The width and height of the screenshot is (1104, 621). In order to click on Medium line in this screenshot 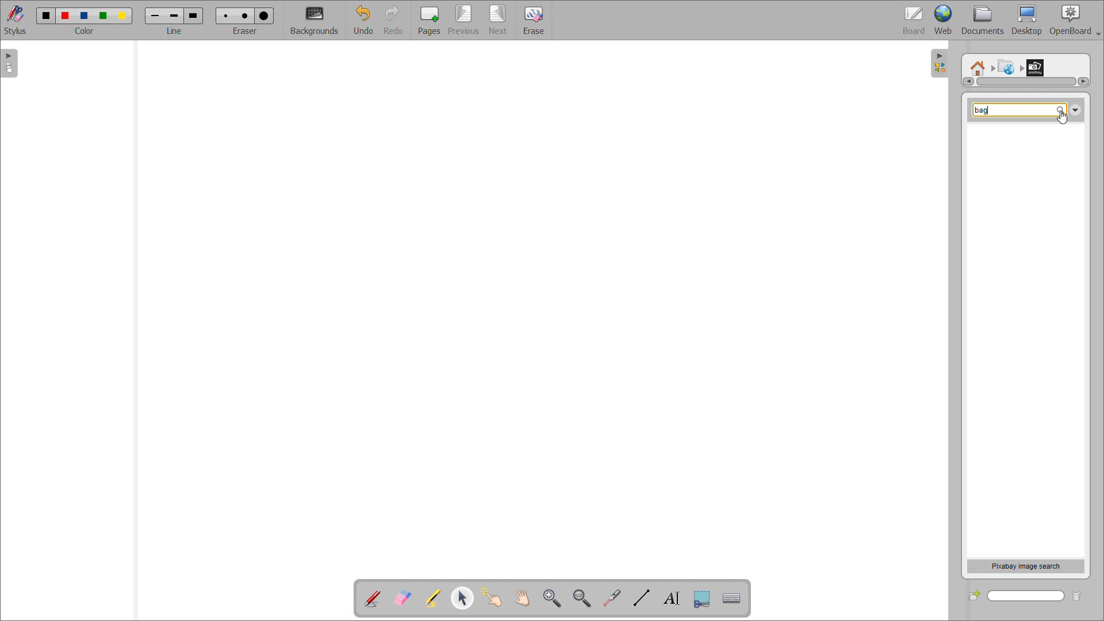, I will do `click(175, 15)`.